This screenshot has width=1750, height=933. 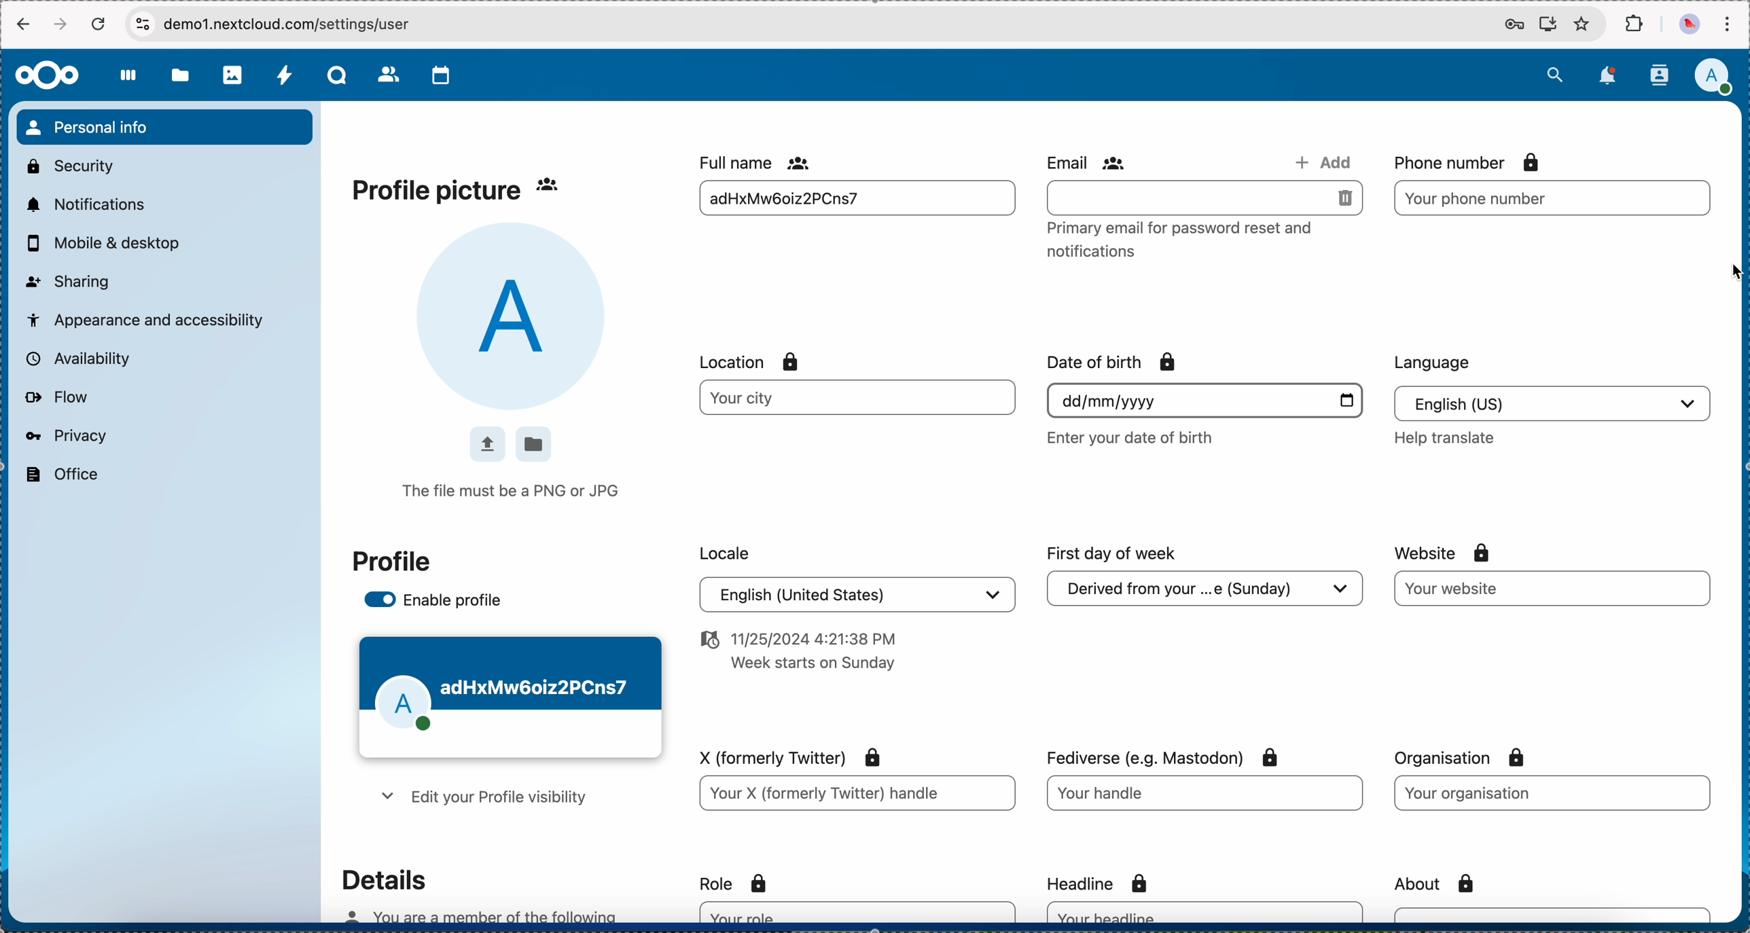 What do you see at coordinates (859, 397) in the screenshot?
I see `type here` at bounding box center [859, 397].